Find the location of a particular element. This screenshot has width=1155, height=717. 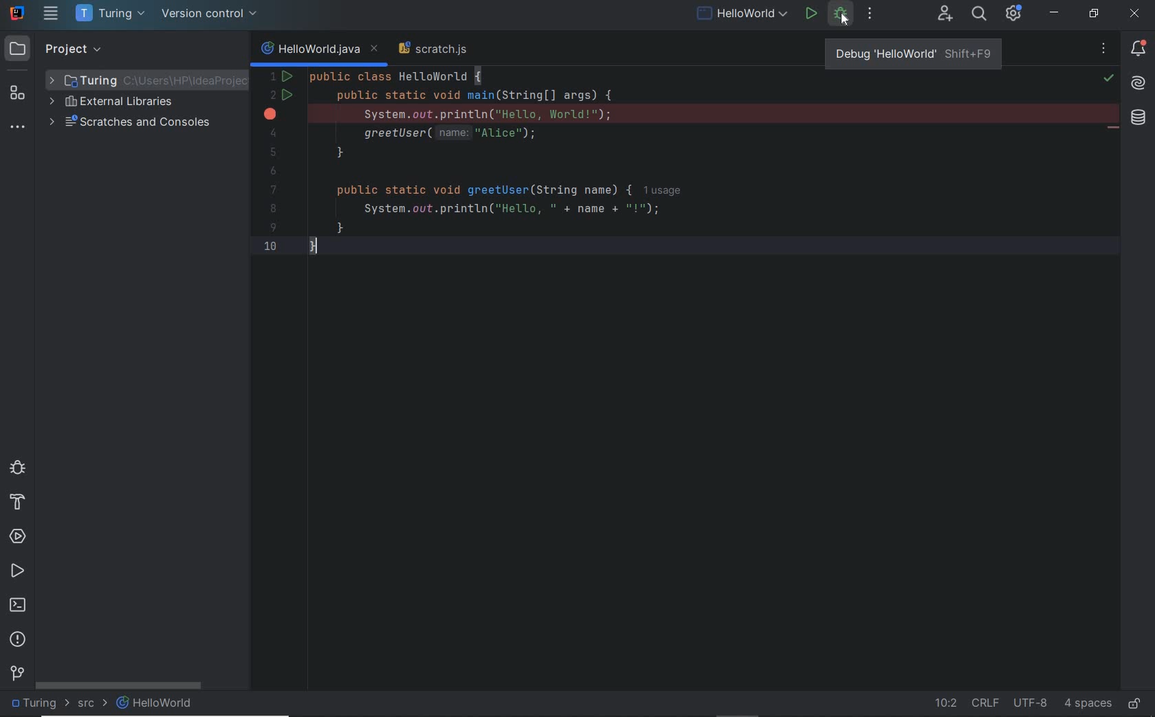

go to line is located at coordinates (940, 703).